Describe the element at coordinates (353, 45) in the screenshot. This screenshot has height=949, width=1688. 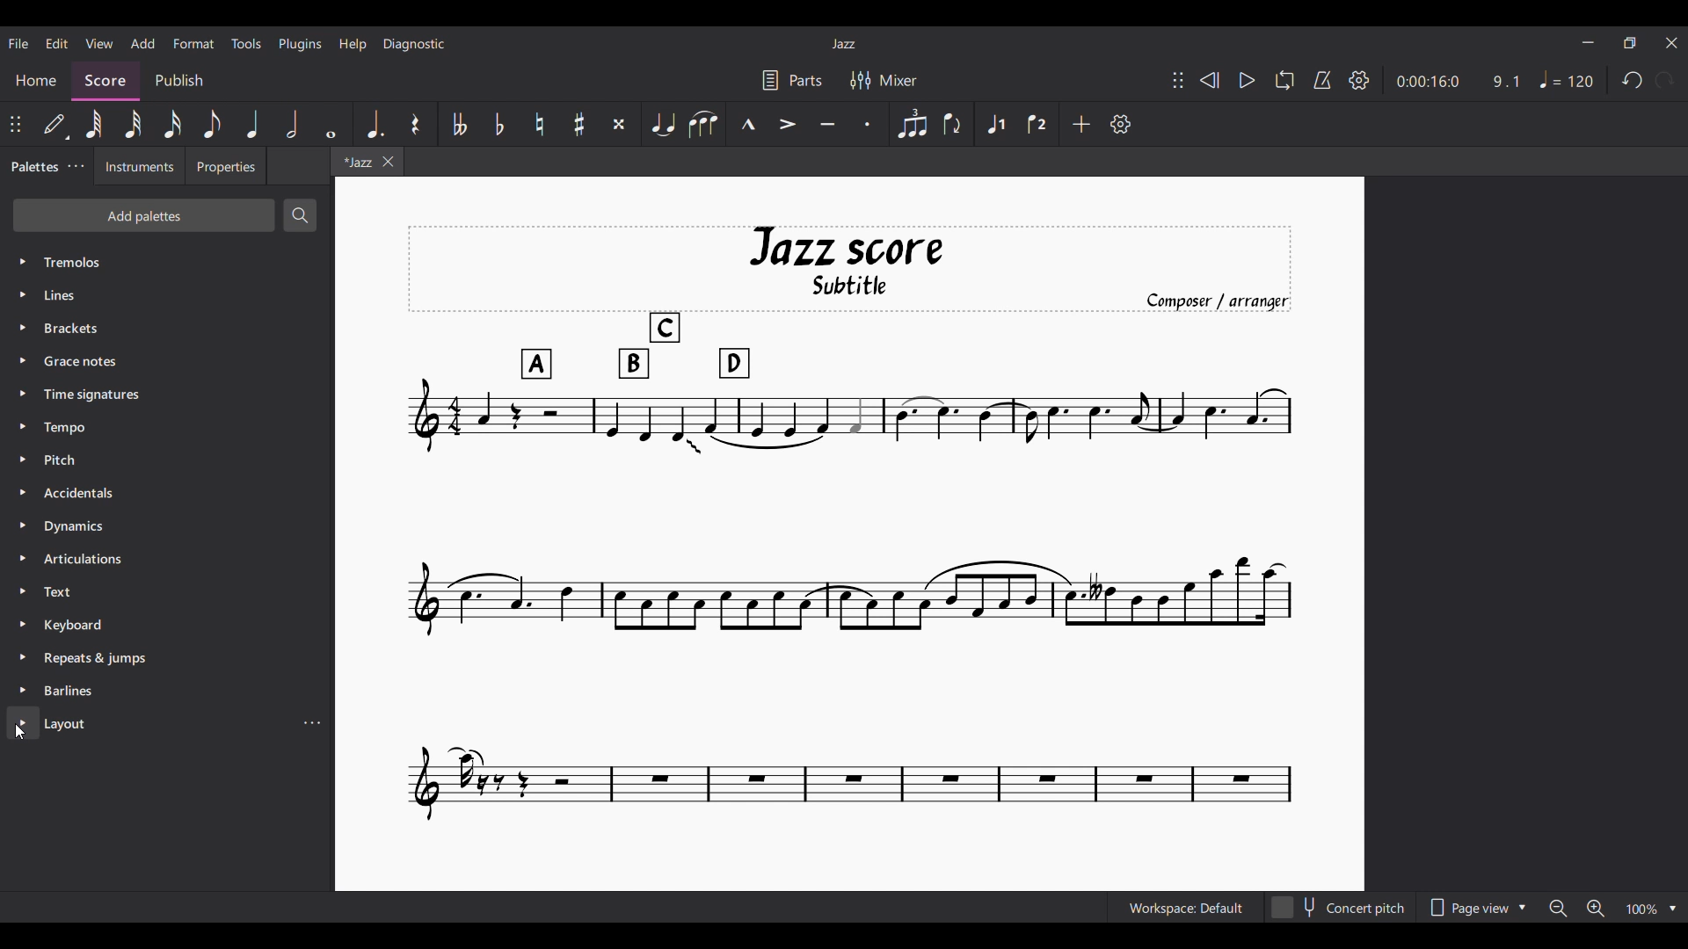
I see `Help menu` at that location.